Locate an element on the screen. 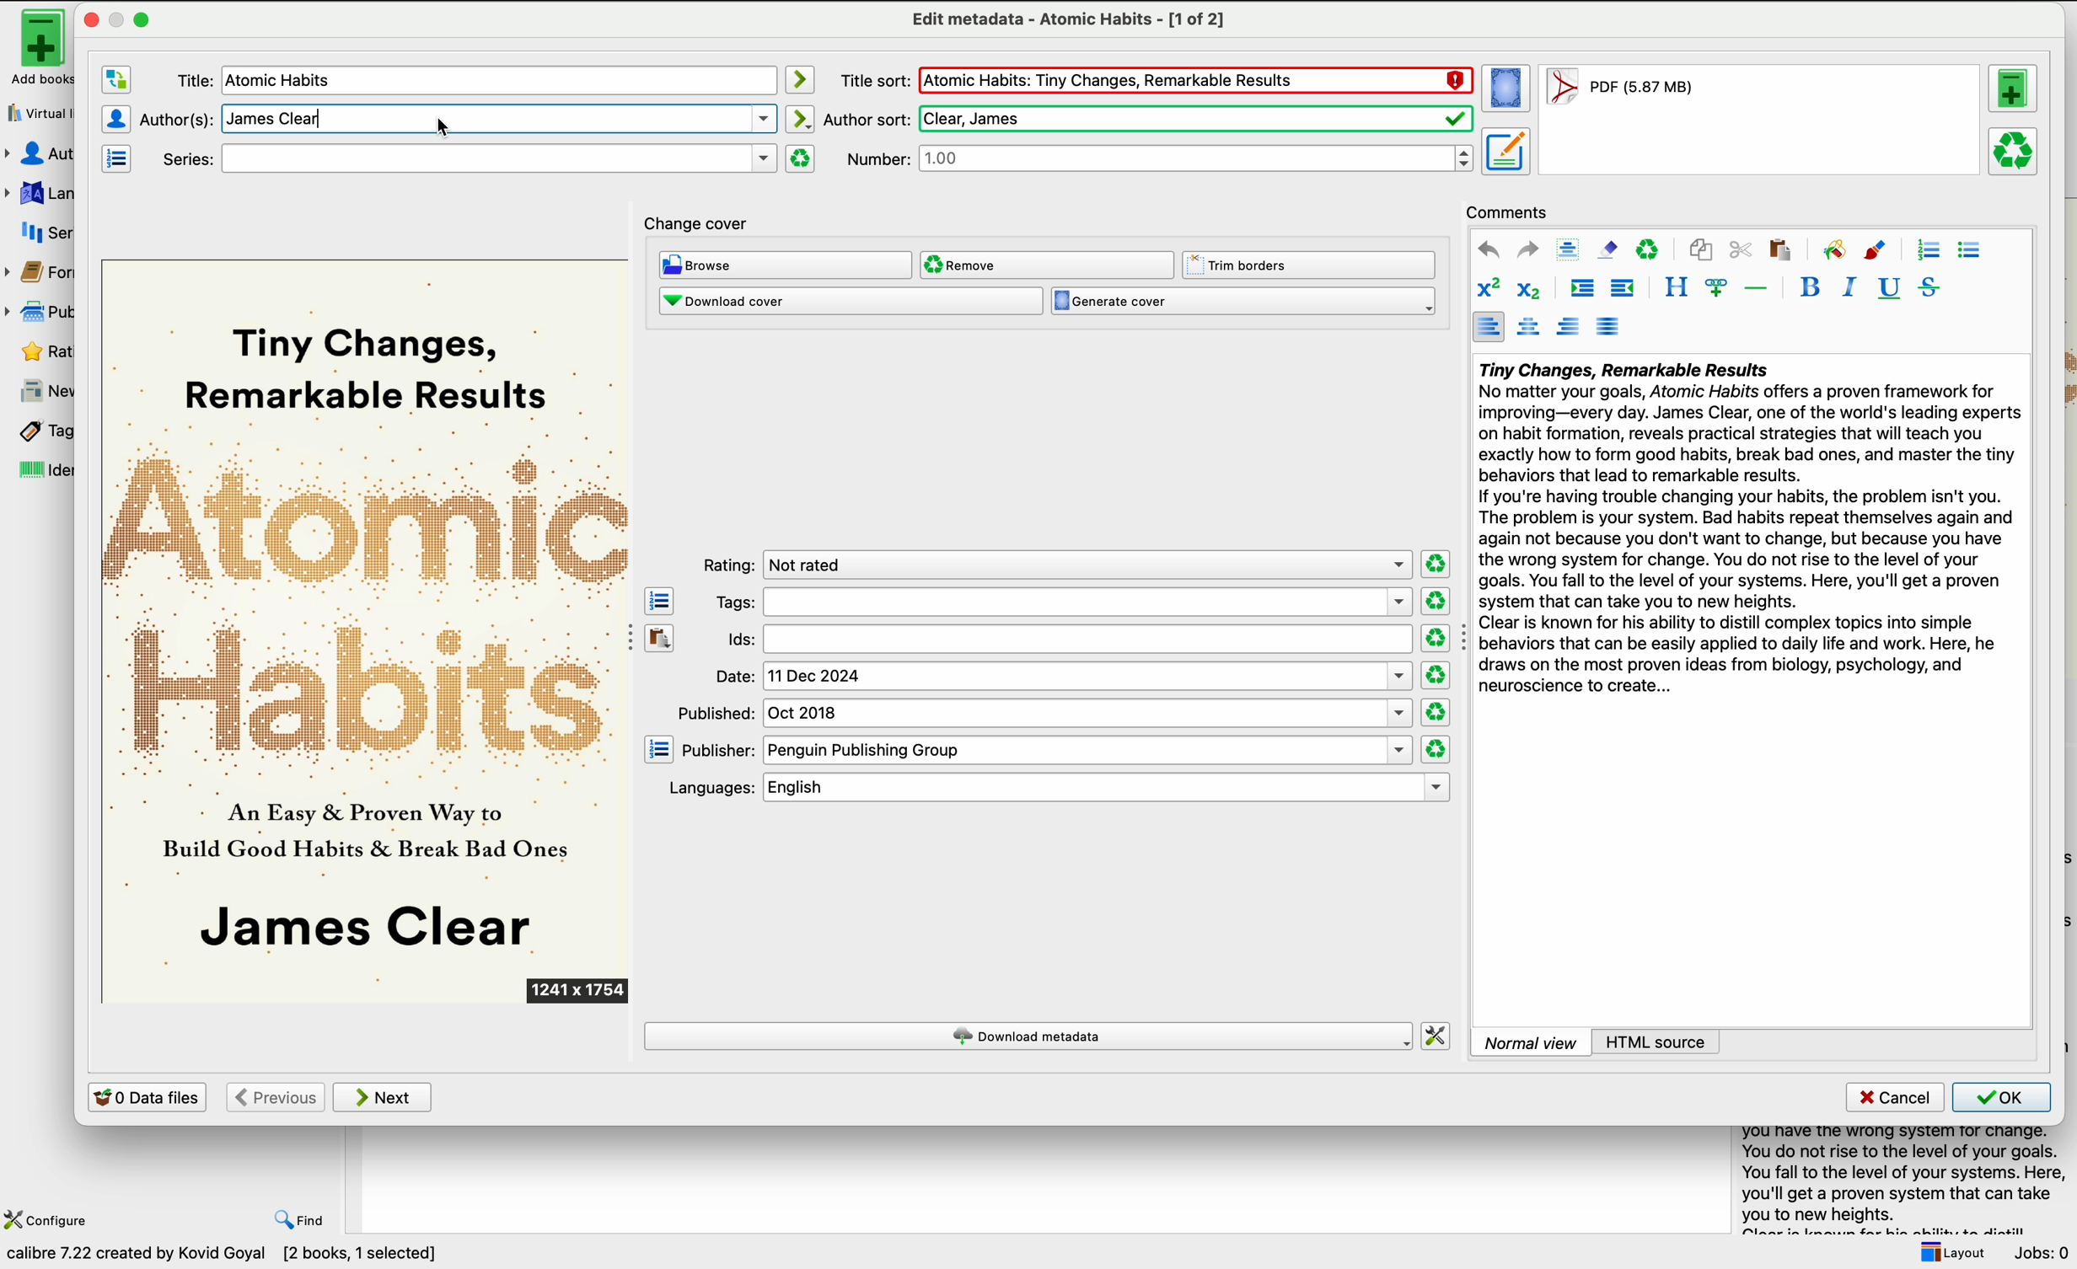 The width and height of the screenshot is (2077, 1269). open the manage publisher editor is located at coordinates (659, 749).